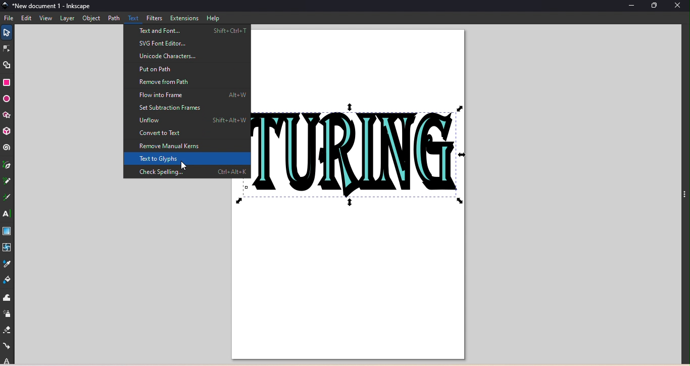  I want to click on Help, so click(213, 18).